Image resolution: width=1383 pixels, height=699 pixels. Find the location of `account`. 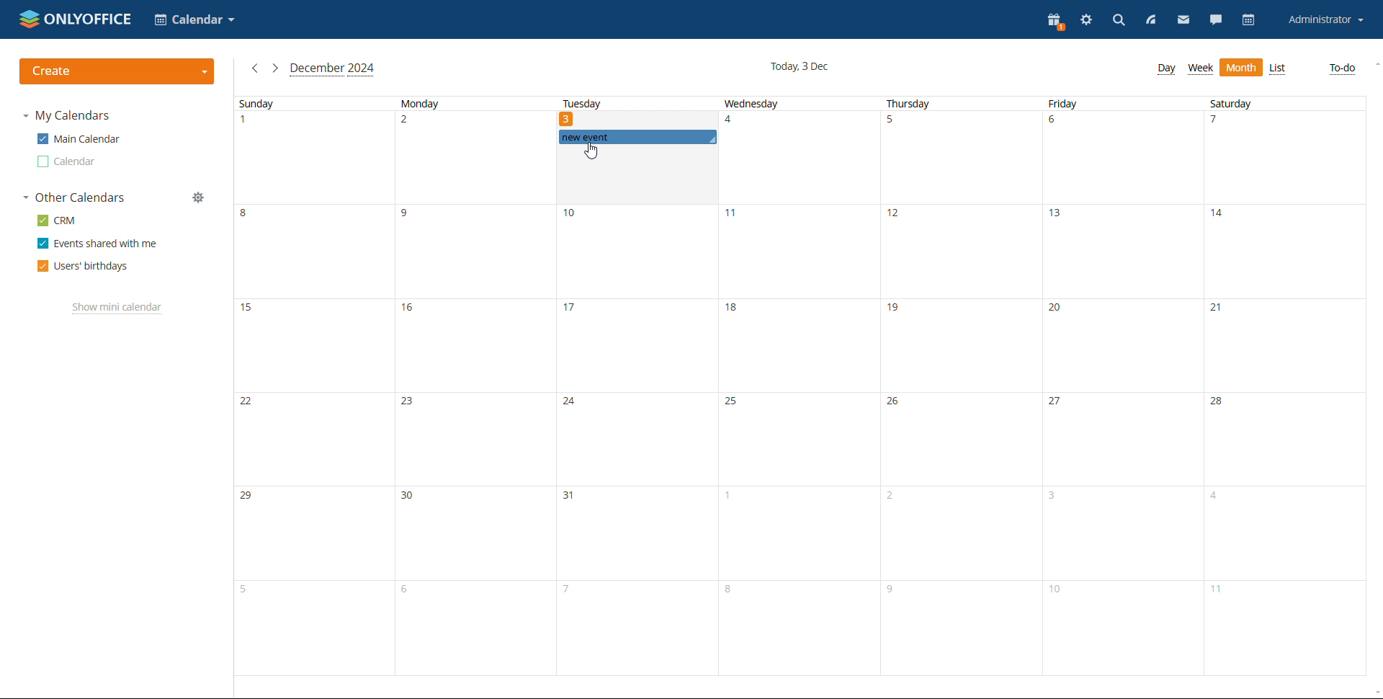

account is located at coordinates (1327, 20).